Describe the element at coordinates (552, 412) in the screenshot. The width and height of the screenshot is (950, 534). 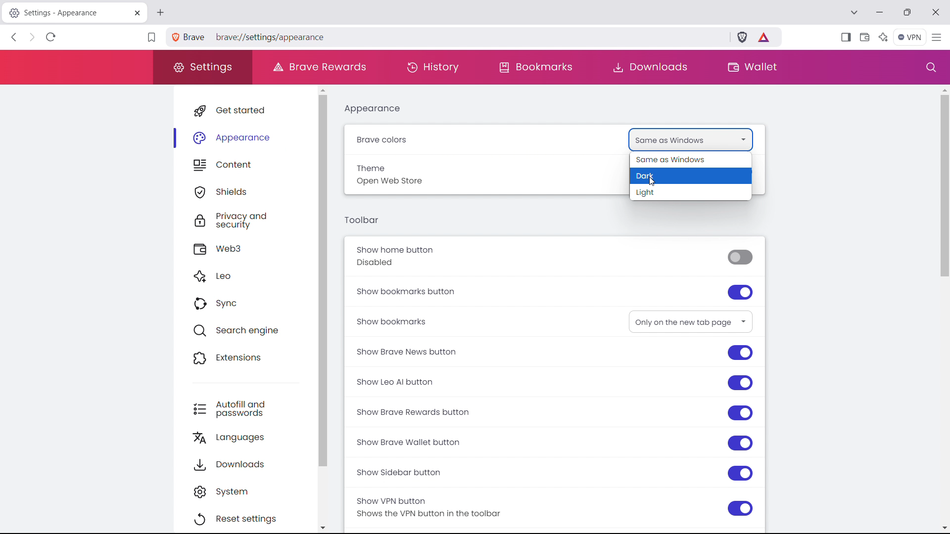
I see `show brave rewards button` at that location.